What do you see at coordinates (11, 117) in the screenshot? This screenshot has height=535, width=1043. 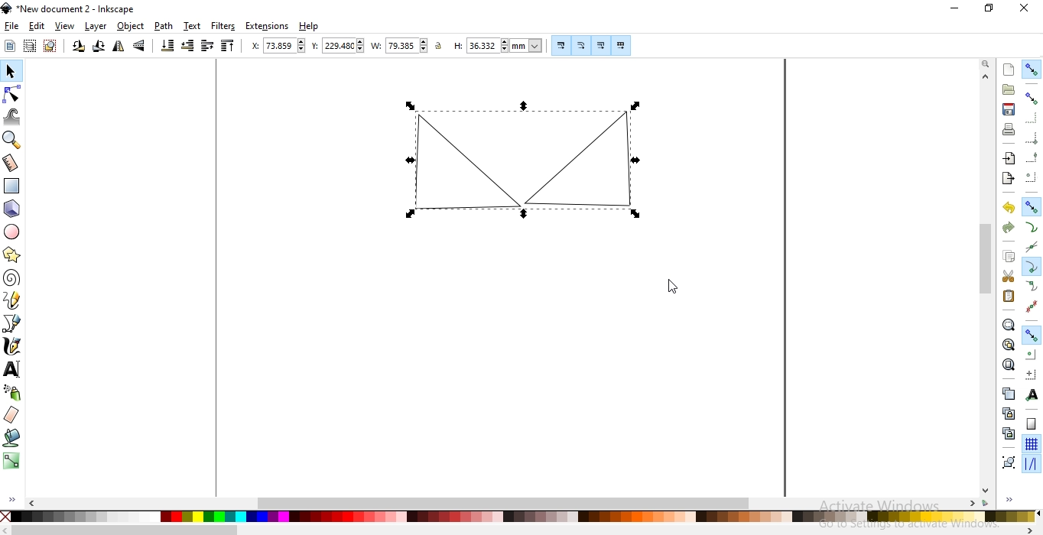 I see `tweak objects by sculpting or painting` at bounding box center [11, 117].